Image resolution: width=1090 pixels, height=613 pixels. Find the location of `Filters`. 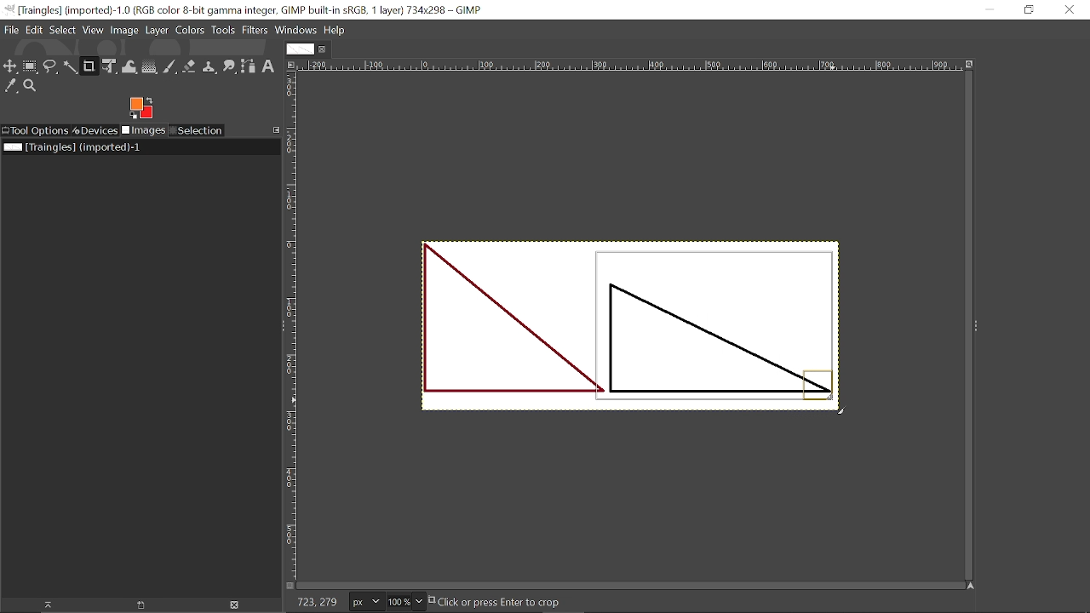

Filters is located at coordinates (255, 31).